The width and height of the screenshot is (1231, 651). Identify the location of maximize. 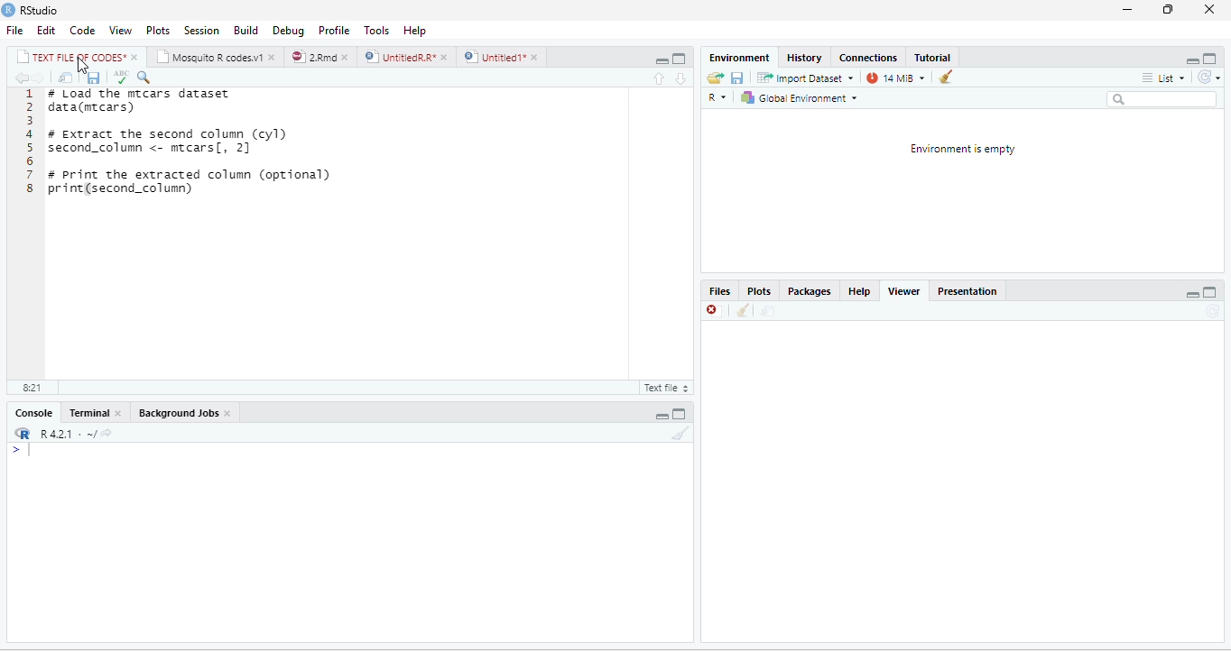
(1212, 291).